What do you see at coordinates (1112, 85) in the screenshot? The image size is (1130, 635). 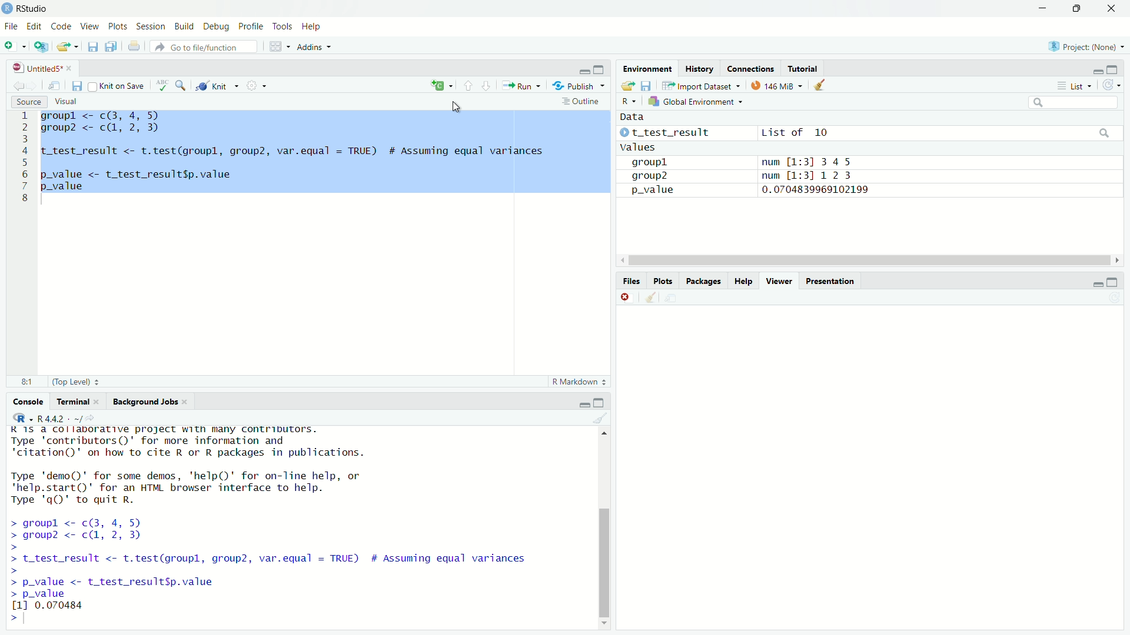 I see `refresh the workspace` at bounding box center [1112, 85].